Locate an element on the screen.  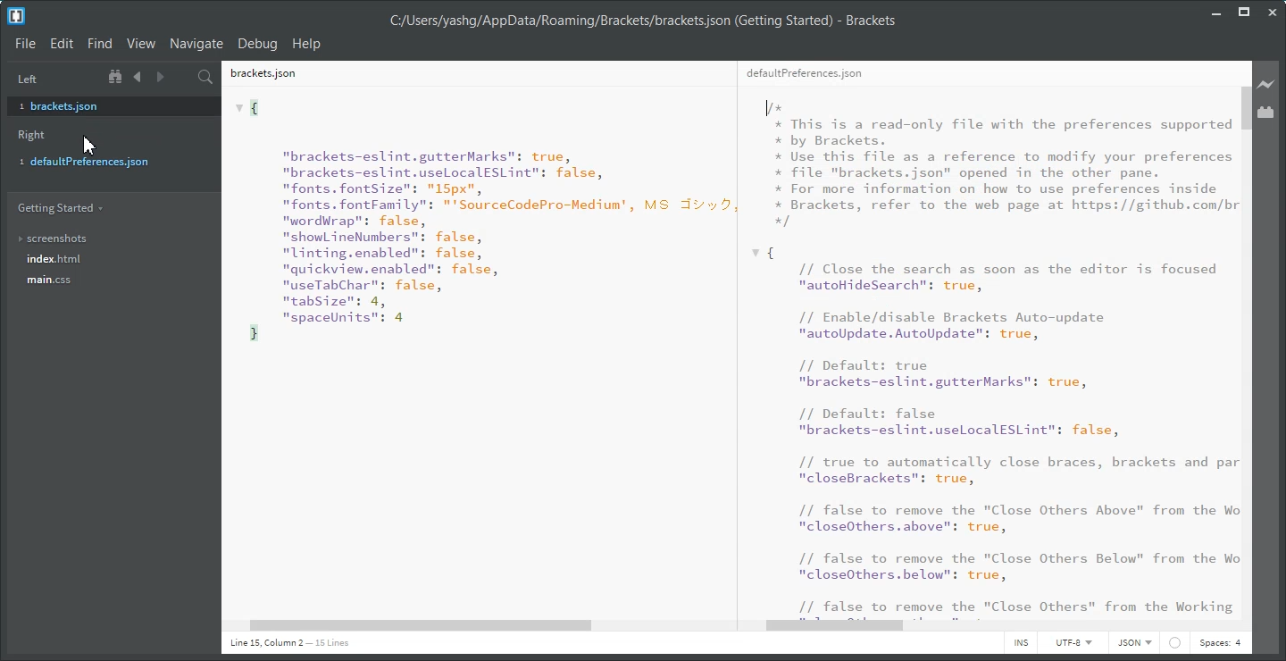
Navigate Backward is located at coordinates (138, 77).